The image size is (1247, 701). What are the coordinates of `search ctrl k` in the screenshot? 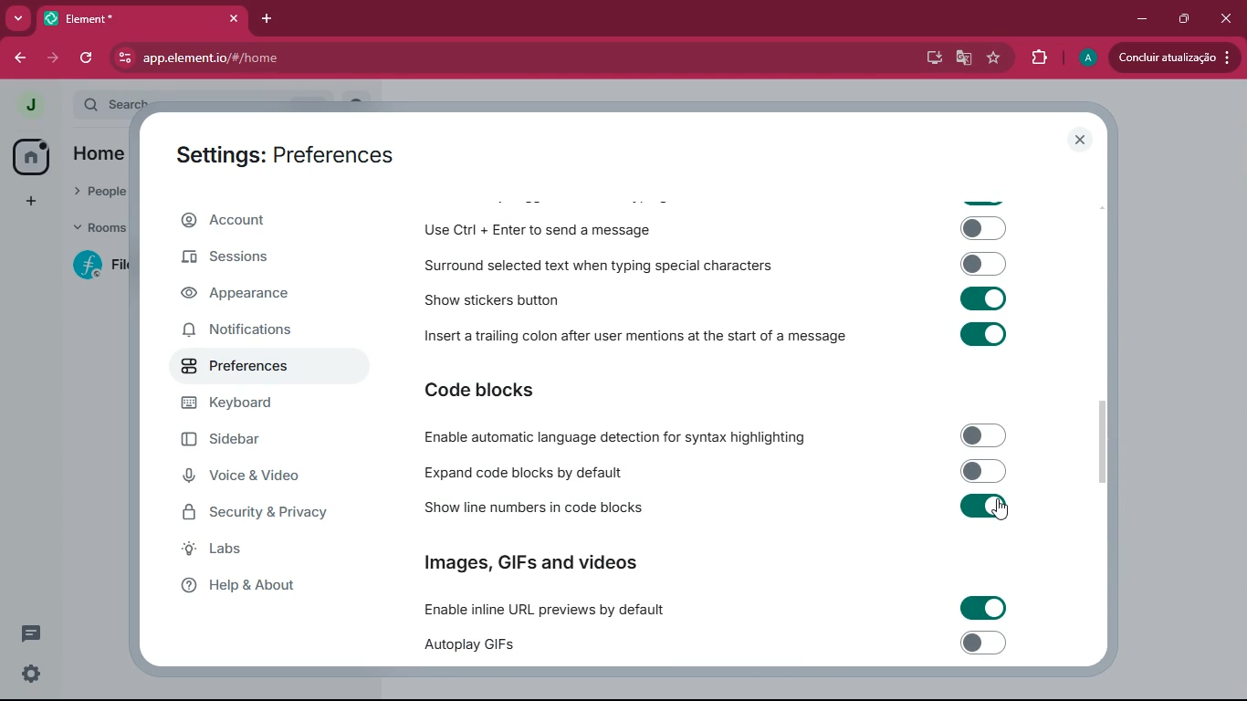 It's located at (214, 105).